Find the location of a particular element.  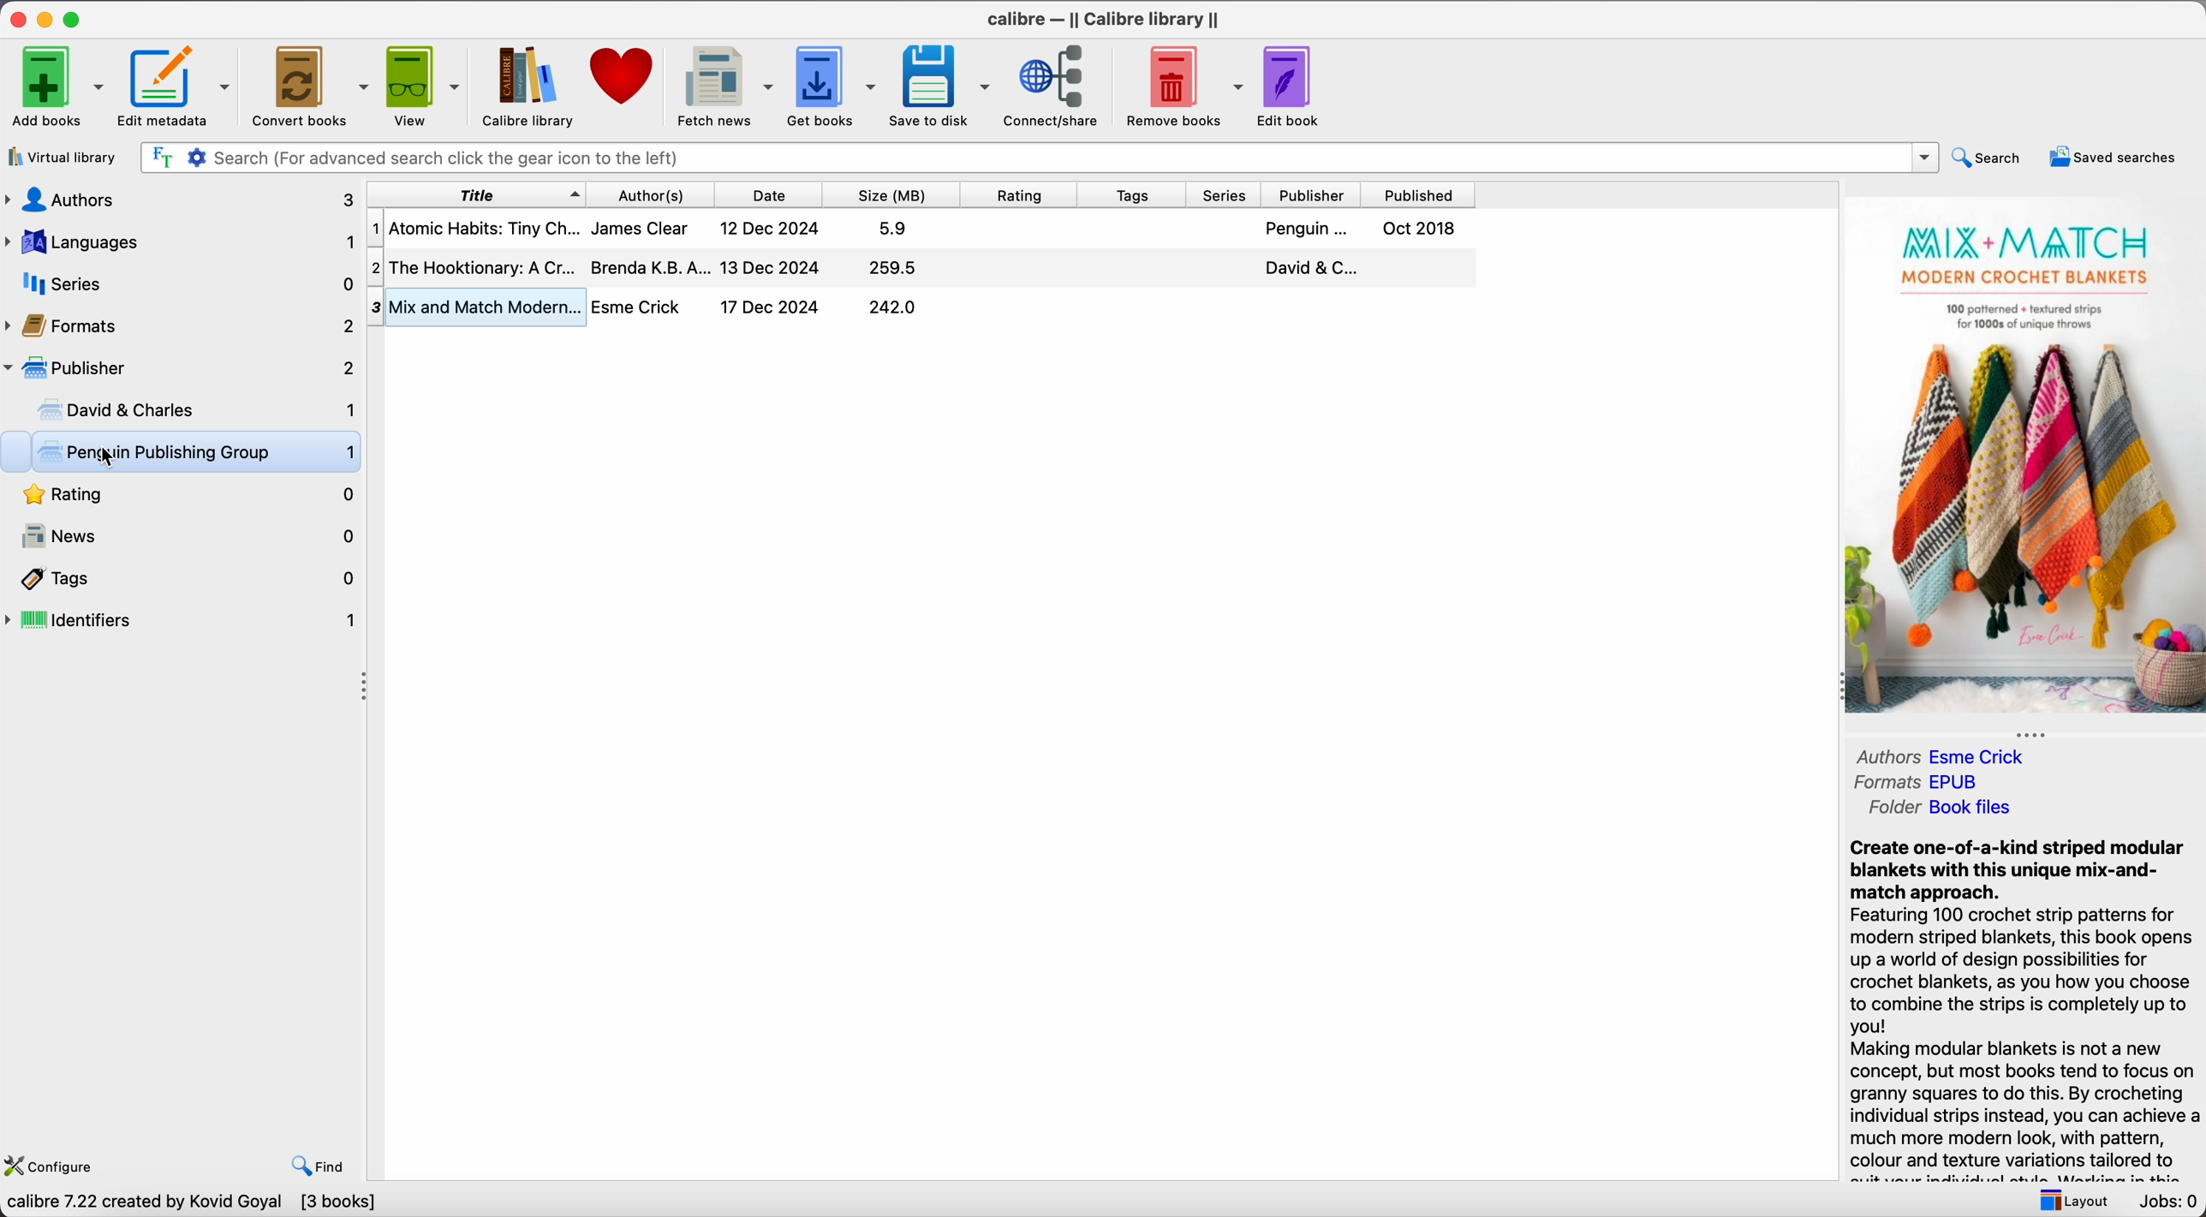

synopsis is located at coordinates (2023, 1009).